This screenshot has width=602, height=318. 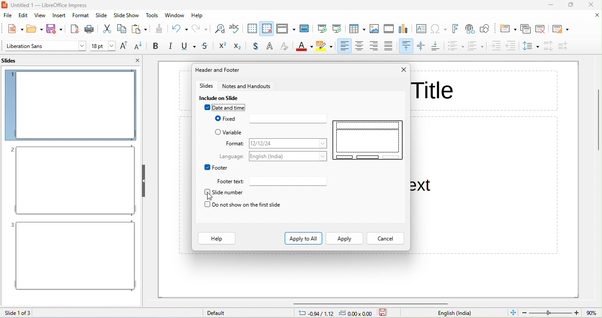 I want to click on slide show, so click(x=126, y=15).